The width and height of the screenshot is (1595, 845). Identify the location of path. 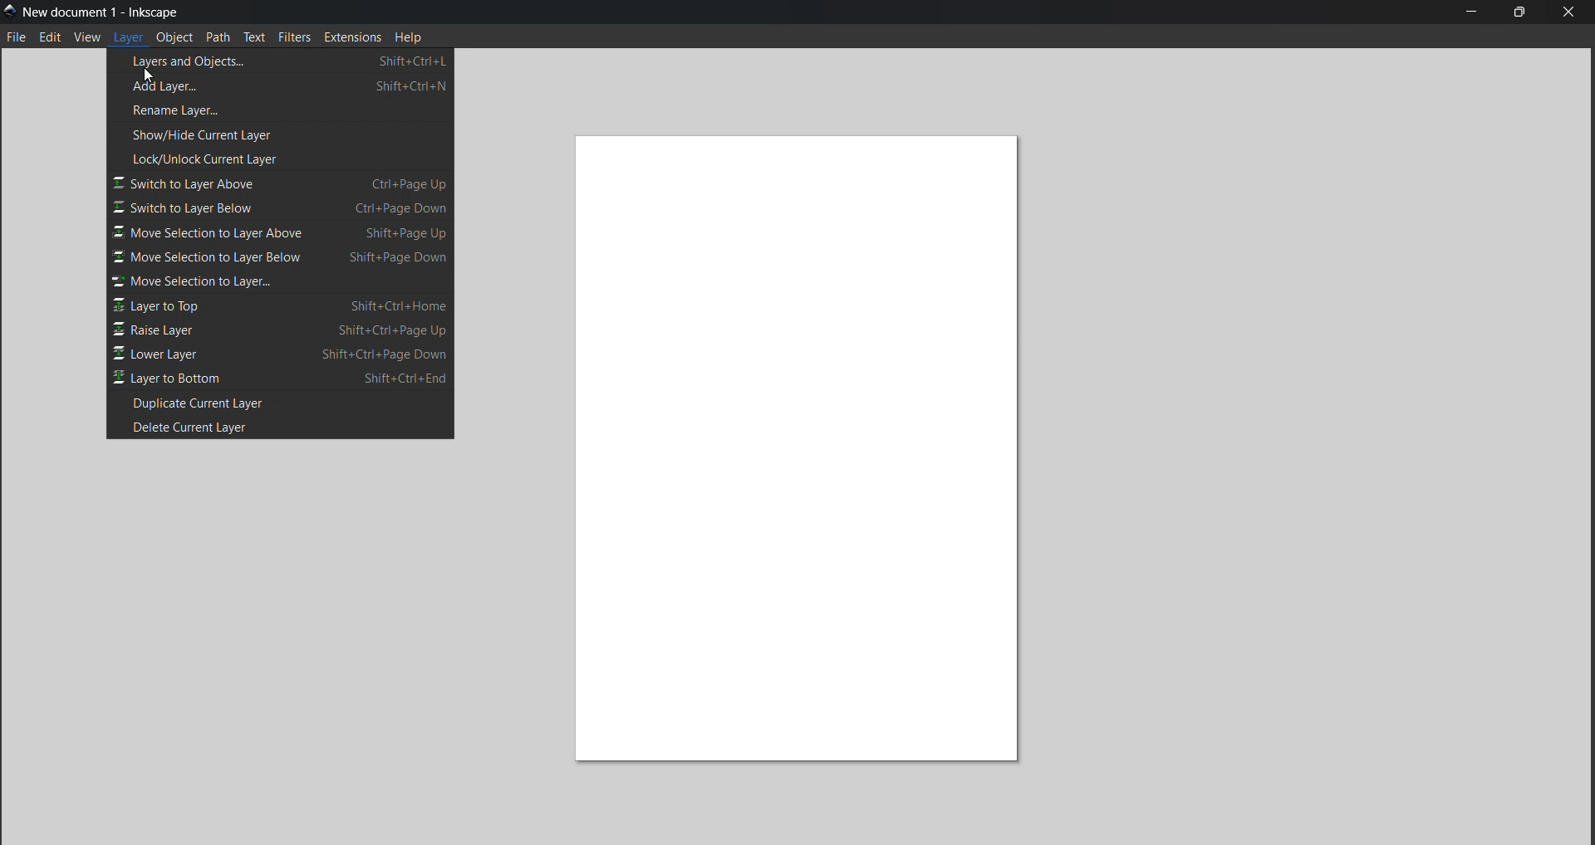
(220, 38).